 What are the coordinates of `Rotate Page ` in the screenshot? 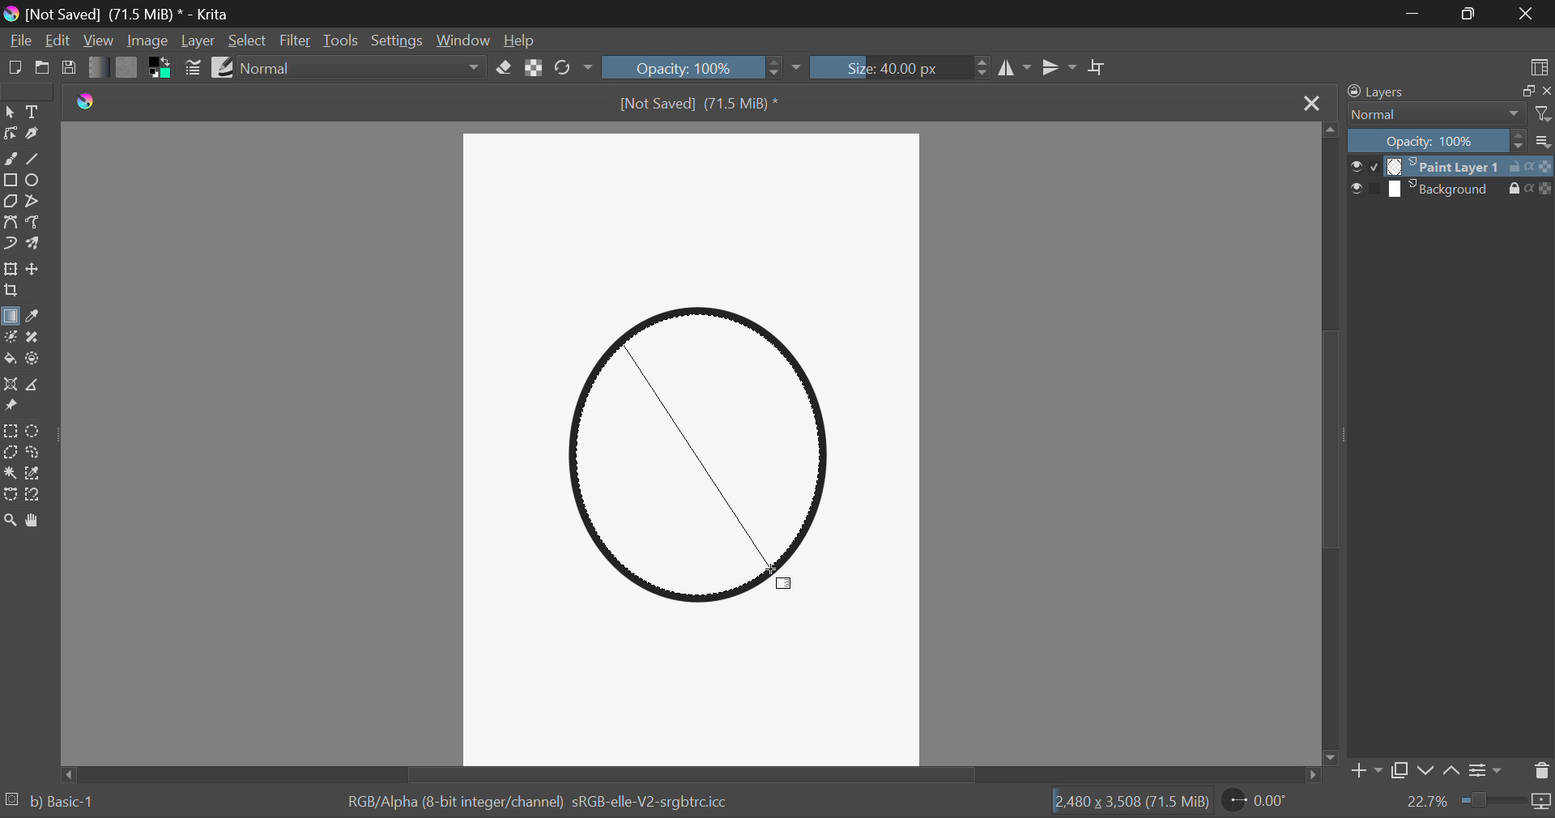 It's located at (1255, 800).